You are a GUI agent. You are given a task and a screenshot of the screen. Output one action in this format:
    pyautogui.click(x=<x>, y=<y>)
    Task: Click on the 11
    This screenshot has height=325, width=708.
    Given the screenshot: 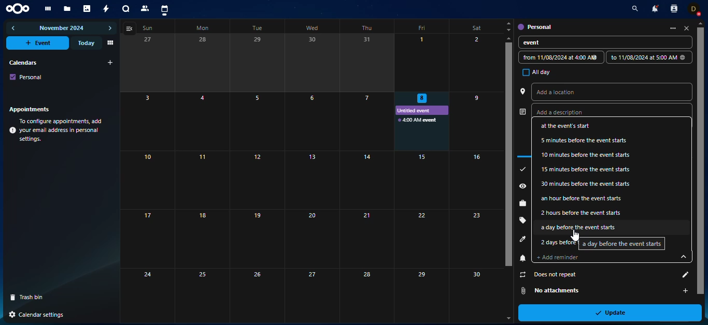 What is the action you would take?
    pyautogui.click(x=201, y=180)
    